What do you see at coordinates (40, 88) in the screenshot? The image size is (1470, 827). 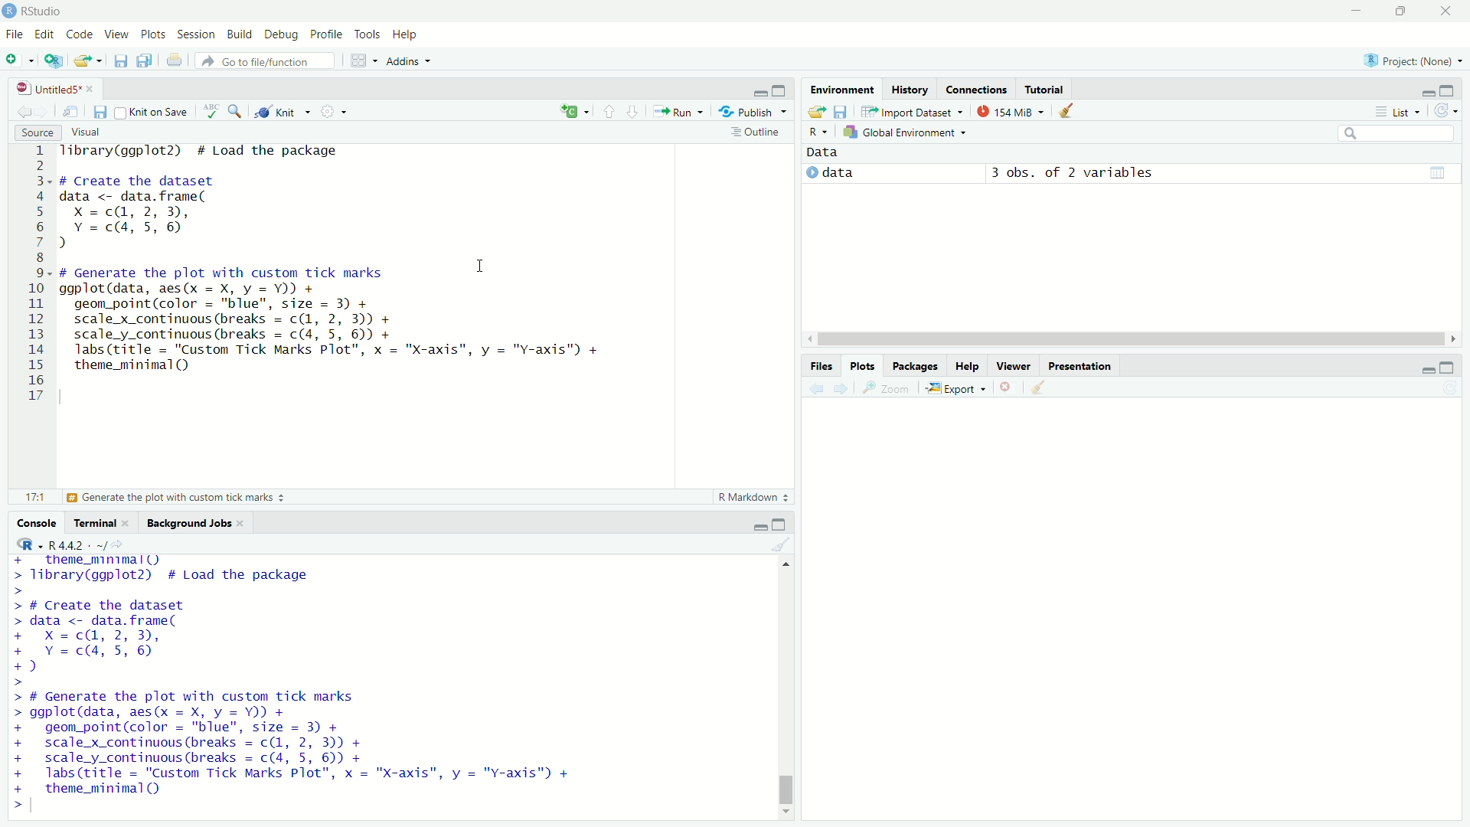 I see `untitled5` at bounding box center [40, 88].